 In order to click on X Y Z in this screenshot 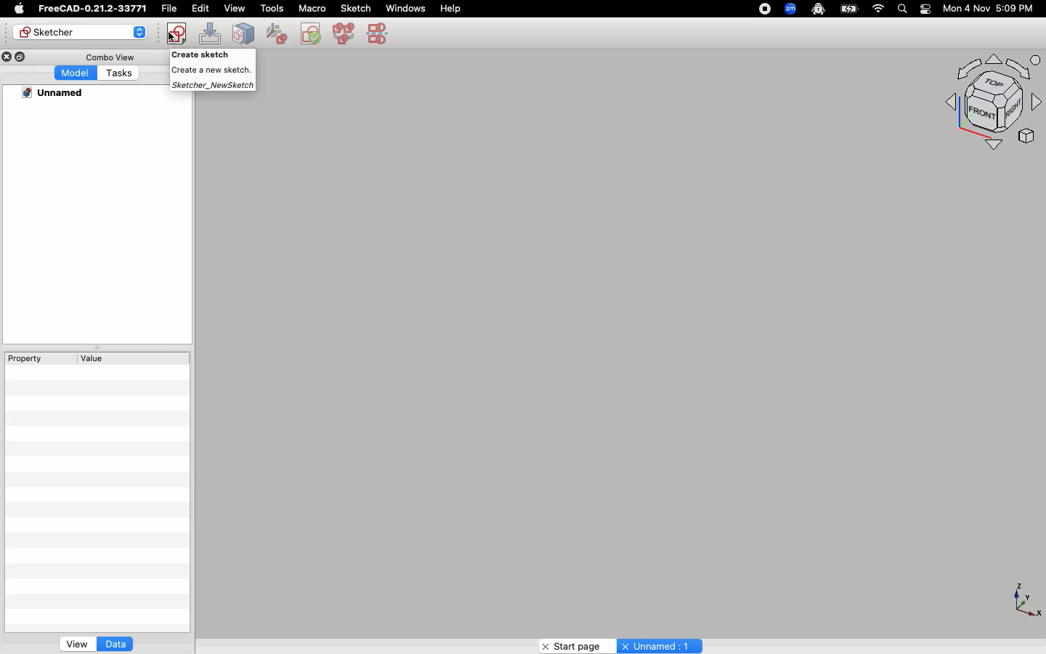, I will do `click(1023, 601)`.